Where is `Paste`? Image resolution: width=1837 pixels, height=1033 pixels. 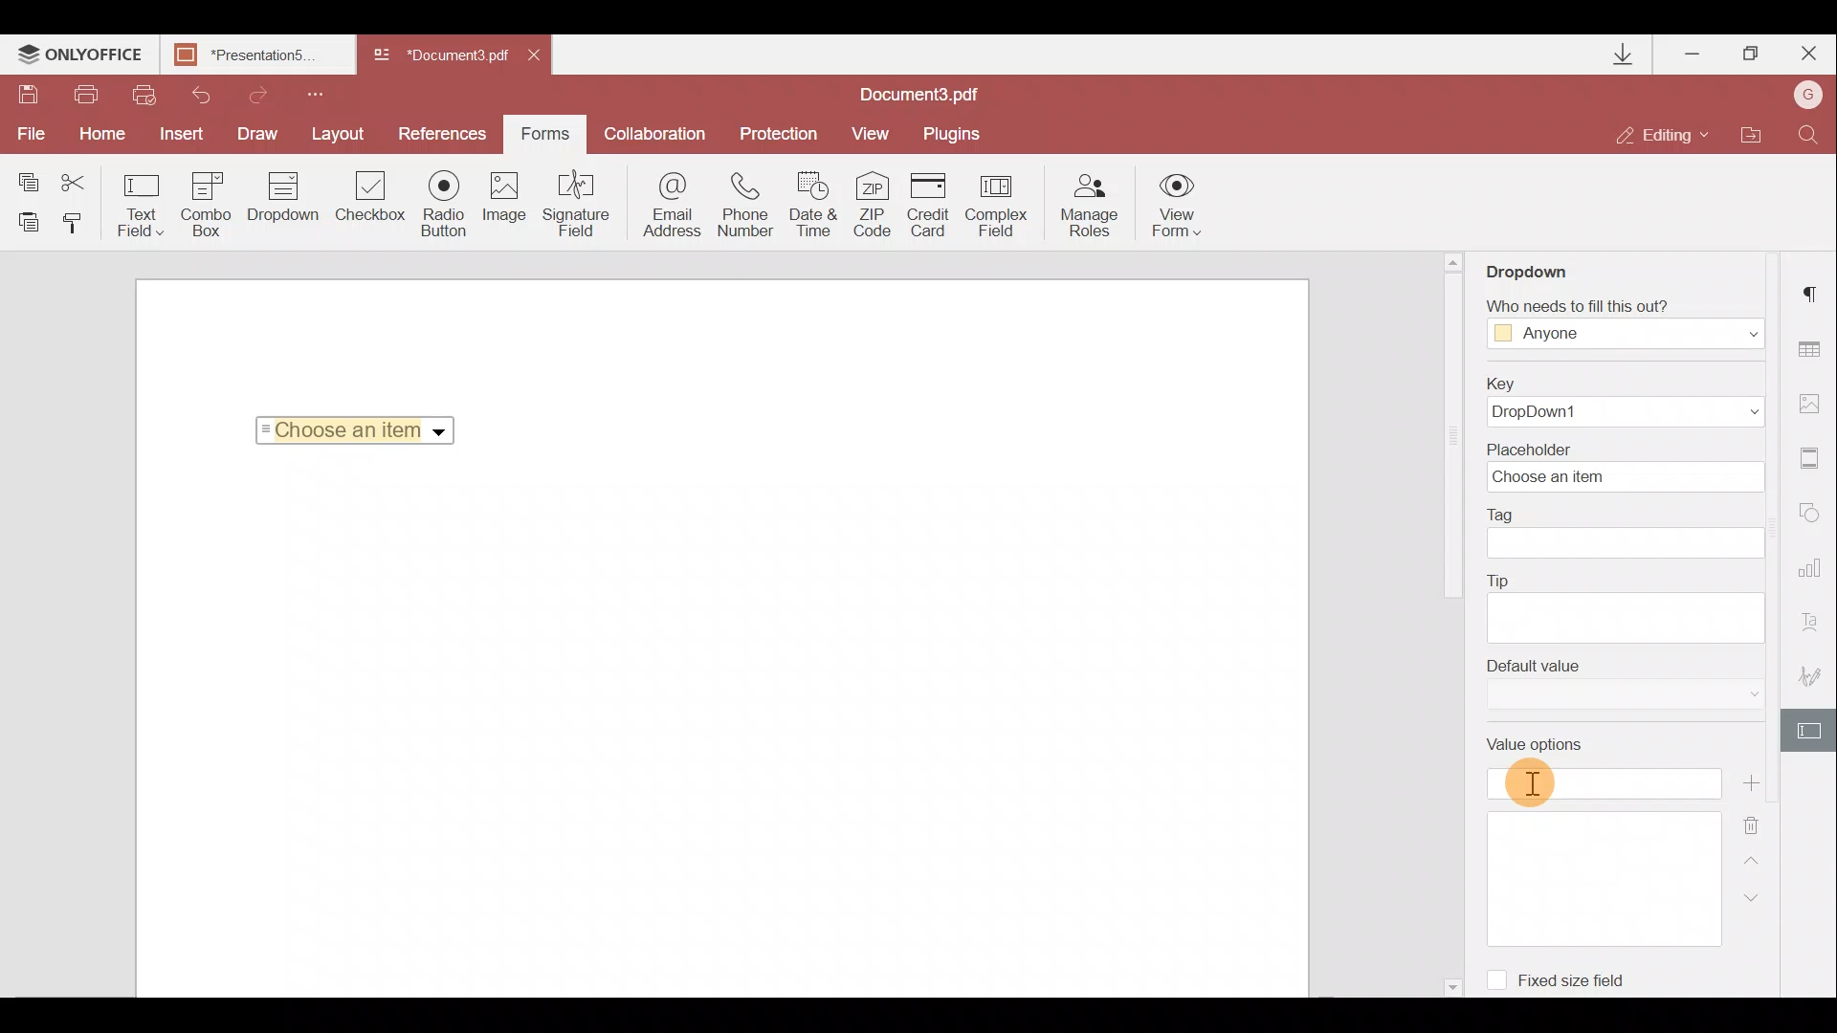
Paste is located at coordinates (29, 221).